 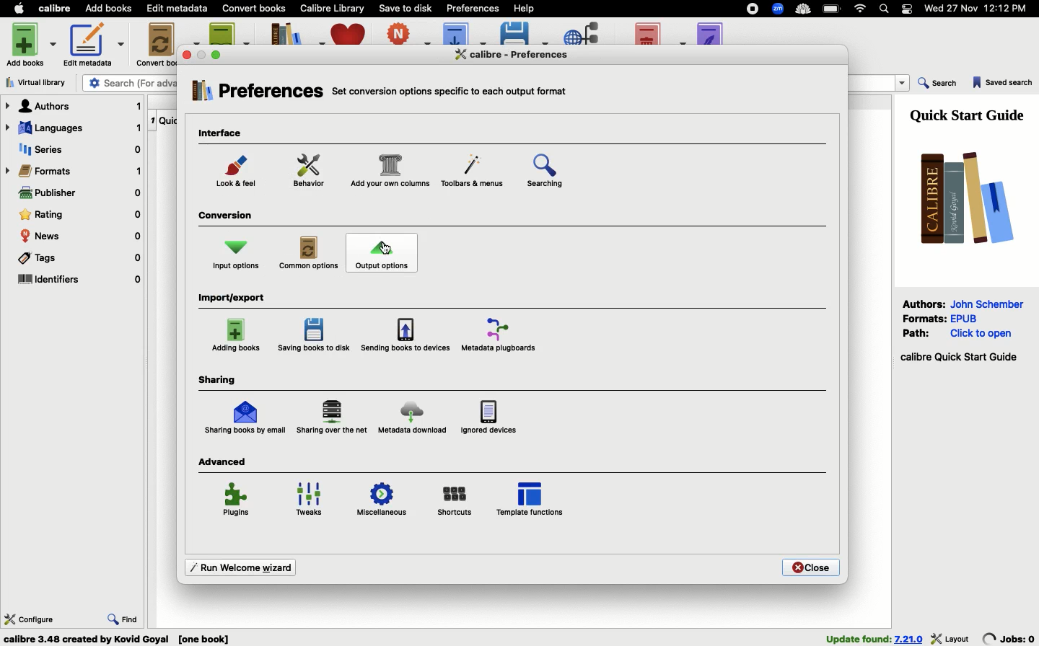 I want to click on Extensions, so click(x=779, y=10).